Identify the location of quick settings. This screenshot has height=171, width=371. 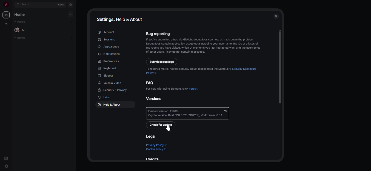
(6, 166).